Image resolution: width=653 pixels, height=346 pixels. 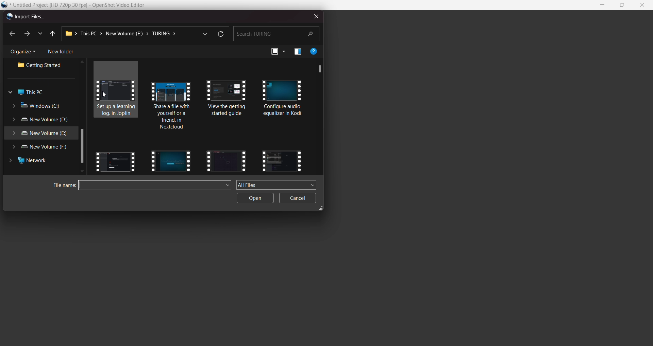 I want to click on videos, so click(x=172, y=104).